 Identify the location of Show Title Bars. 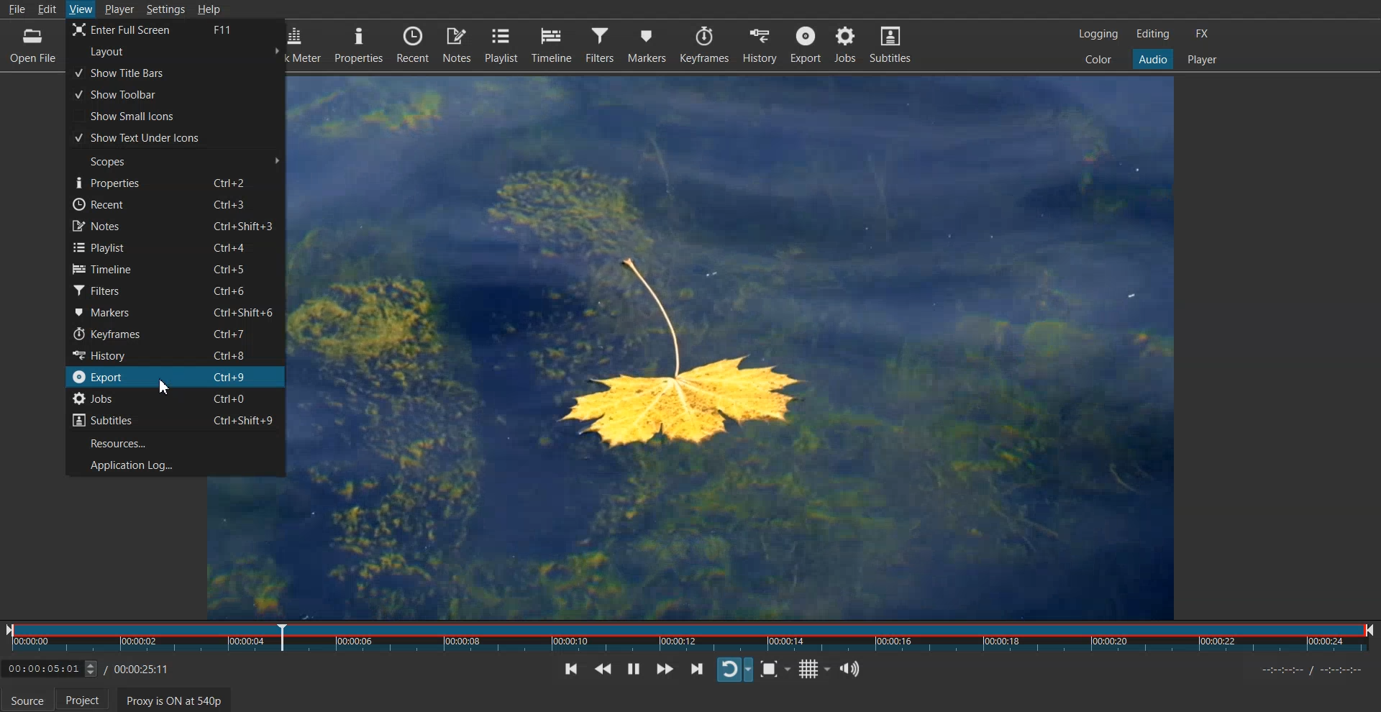
(175, 72).